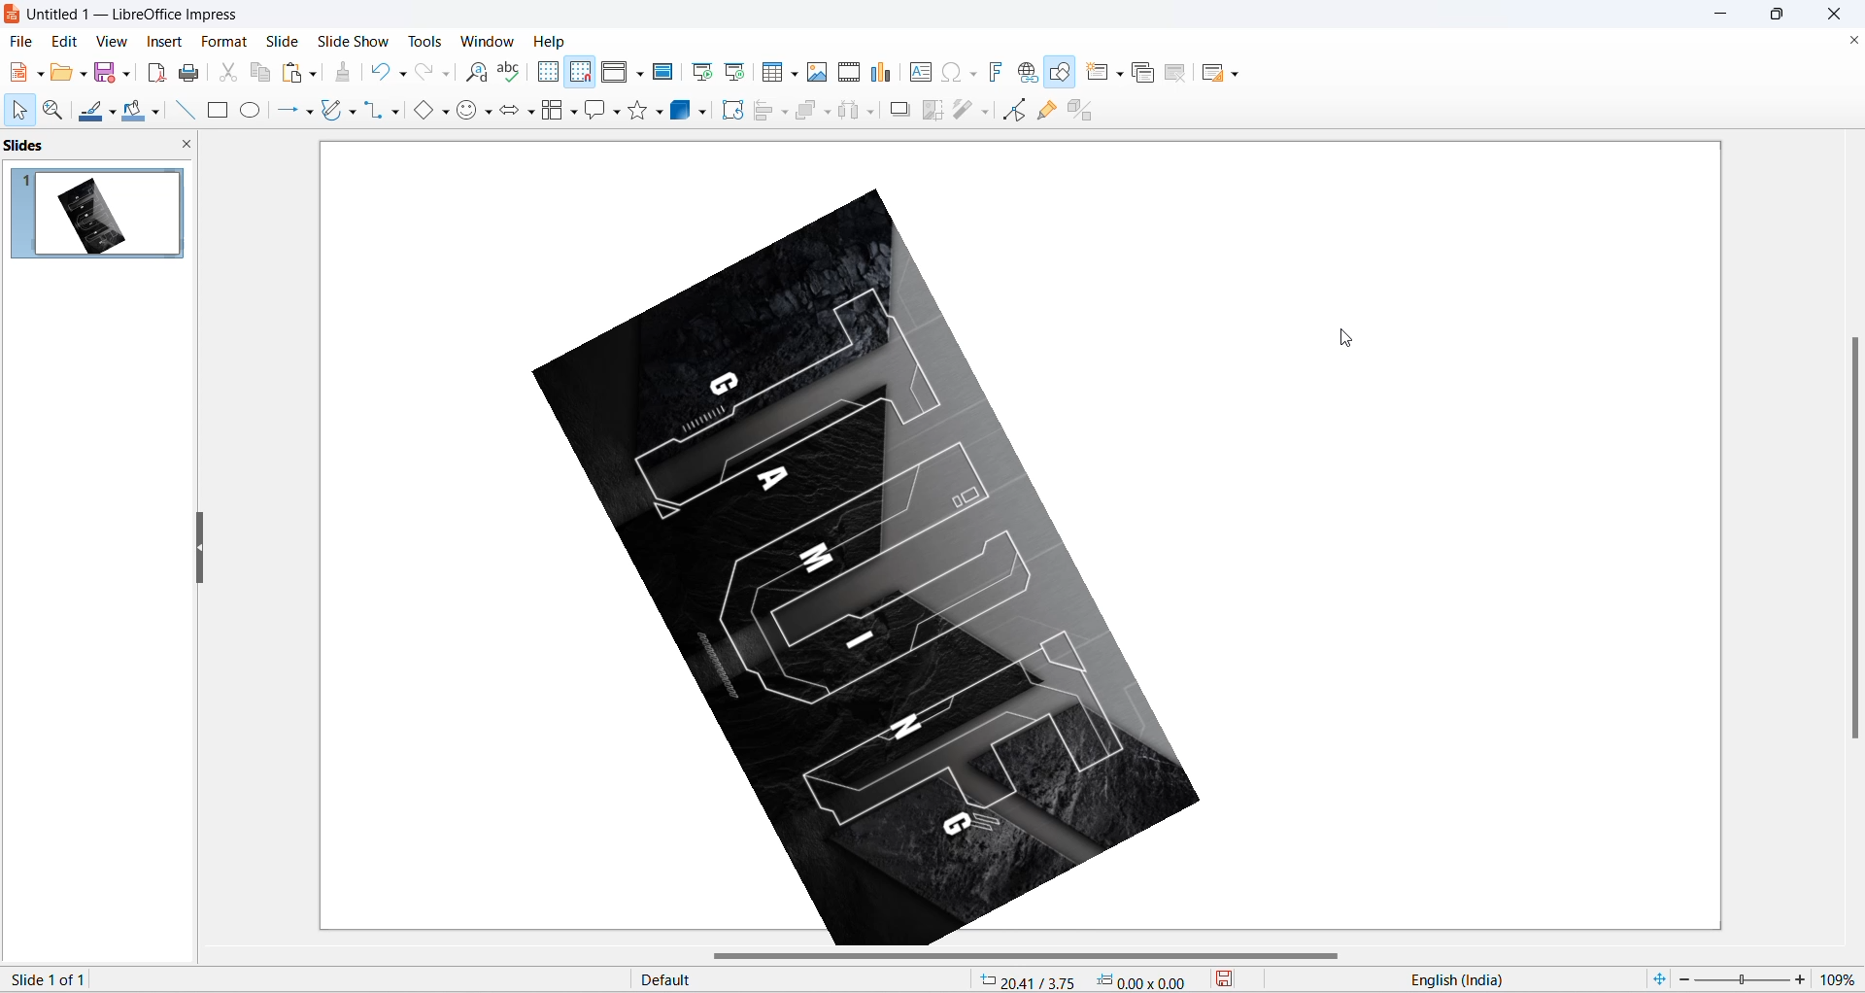 The width and height of the screenshot is (1865, 993). Describe the element at coordinates (737, 71) in the screenshot. I see `start at current slide` at that location.